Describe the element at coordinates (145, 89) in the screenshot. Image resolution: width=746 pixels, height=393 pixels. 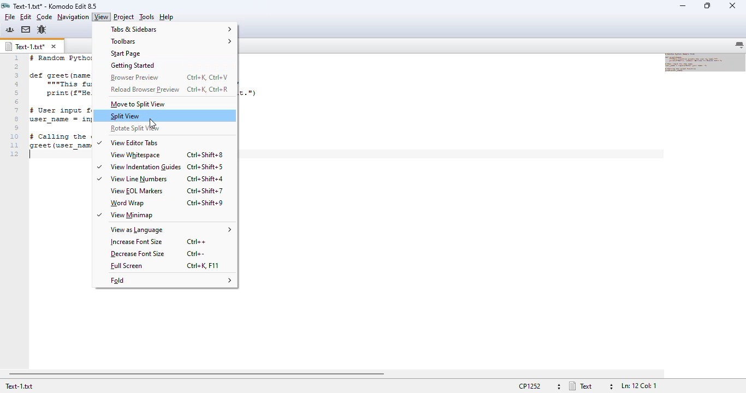
I see `reload browser preview` at that location.